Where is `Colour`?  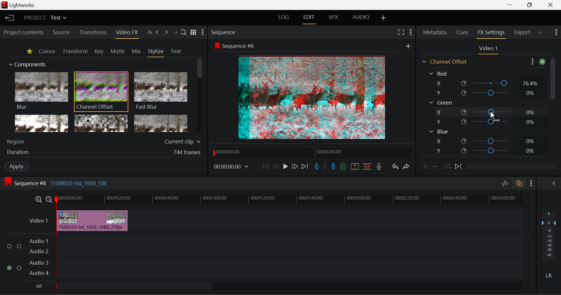 Colour is located at coordinates (47, 51).